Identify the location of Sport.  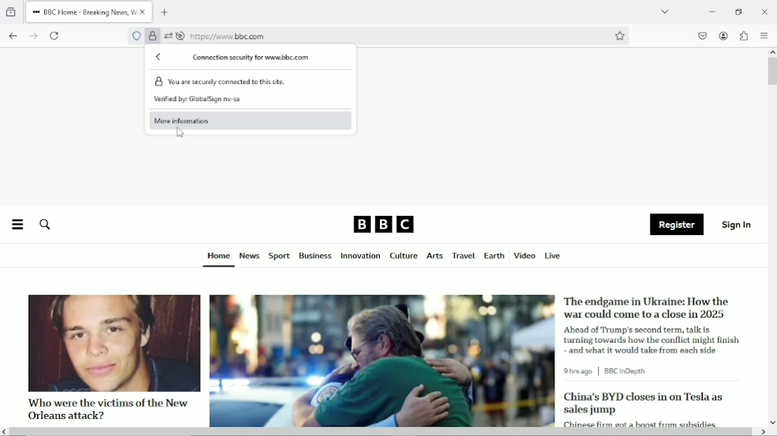
(279, 256).